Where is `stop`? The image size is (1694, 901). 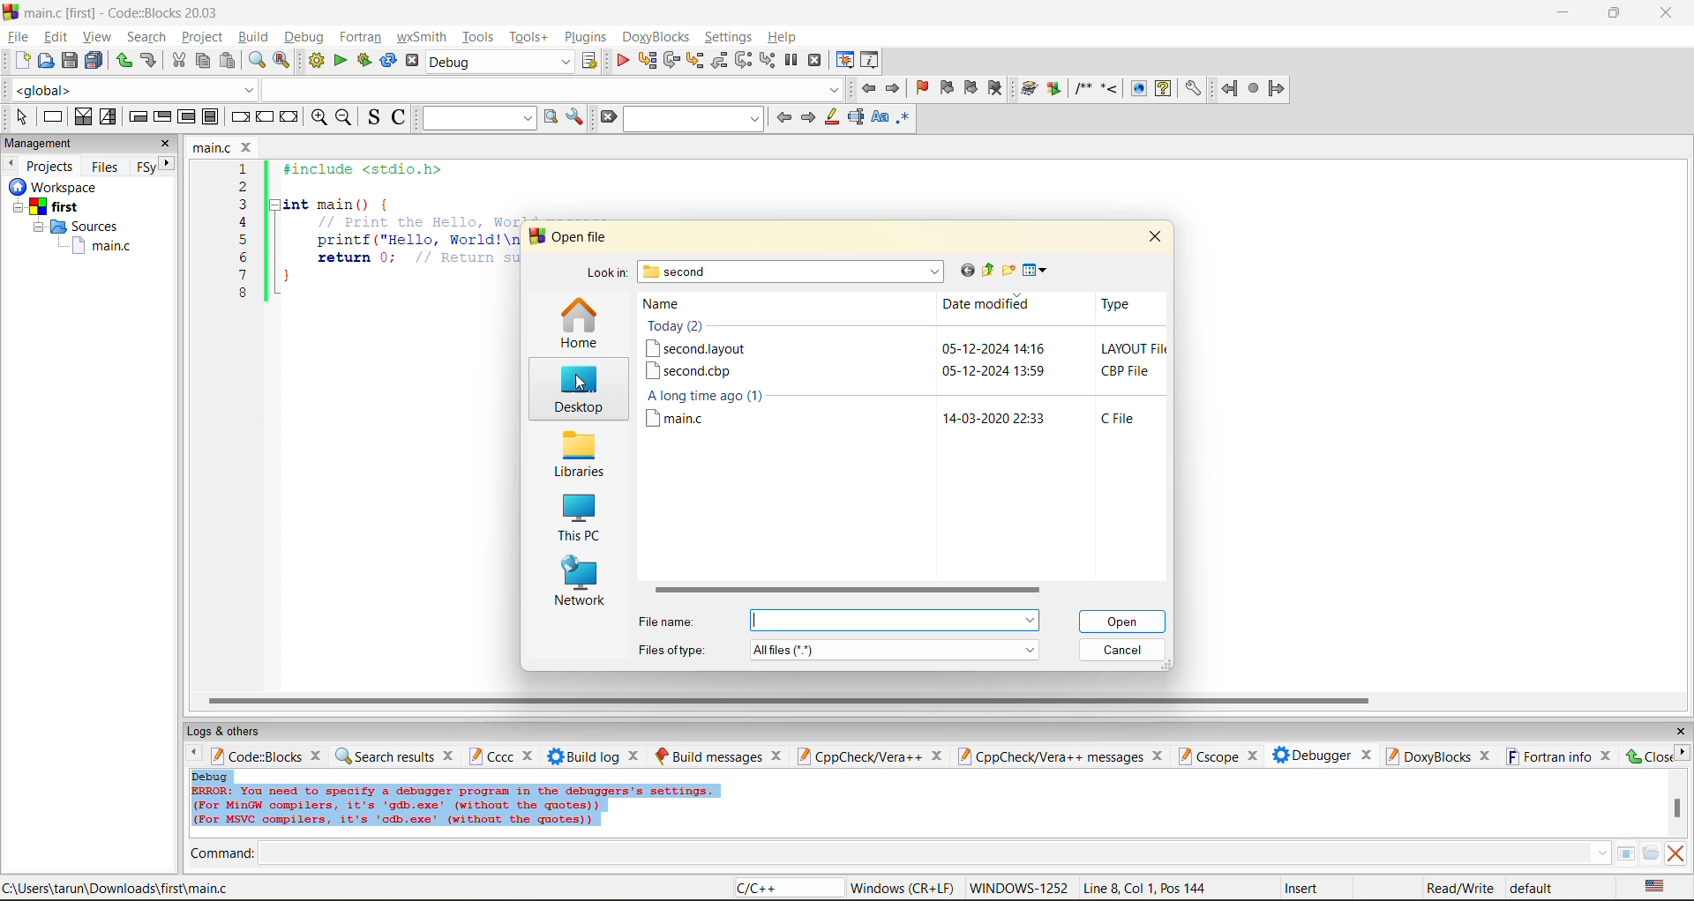
stop is located at coordinates (1255, 89).